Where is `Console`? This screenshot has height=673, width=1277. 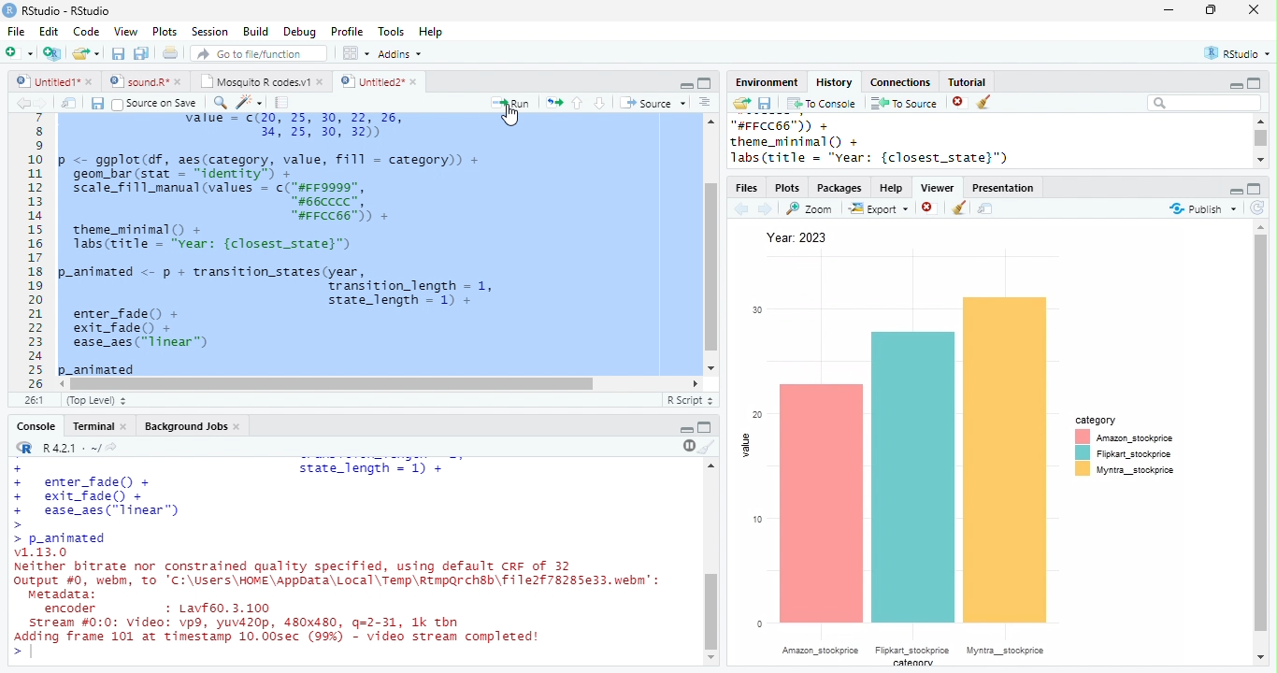 Console is located at coordinates (36, 426).